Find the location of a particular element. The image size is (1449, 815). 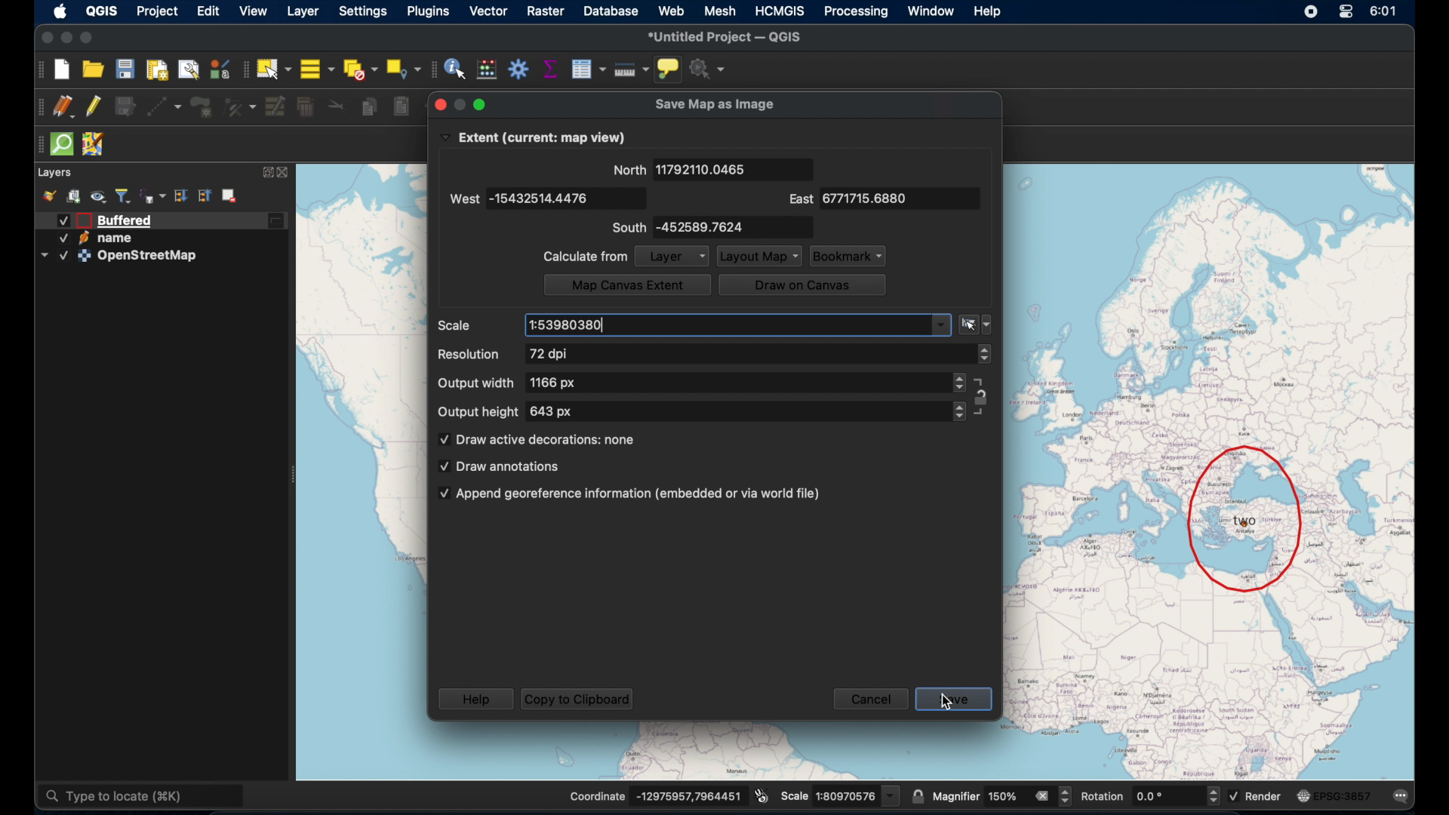

minimize is located at coordinates (484, 105).